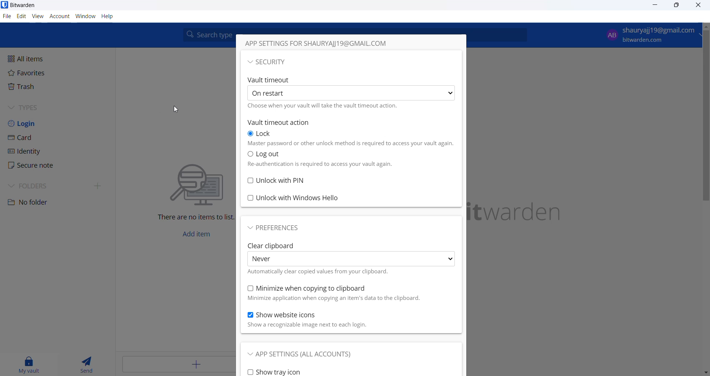 This screenshot has height=376, width=710. I want to click on my vault , so click(30, 365).